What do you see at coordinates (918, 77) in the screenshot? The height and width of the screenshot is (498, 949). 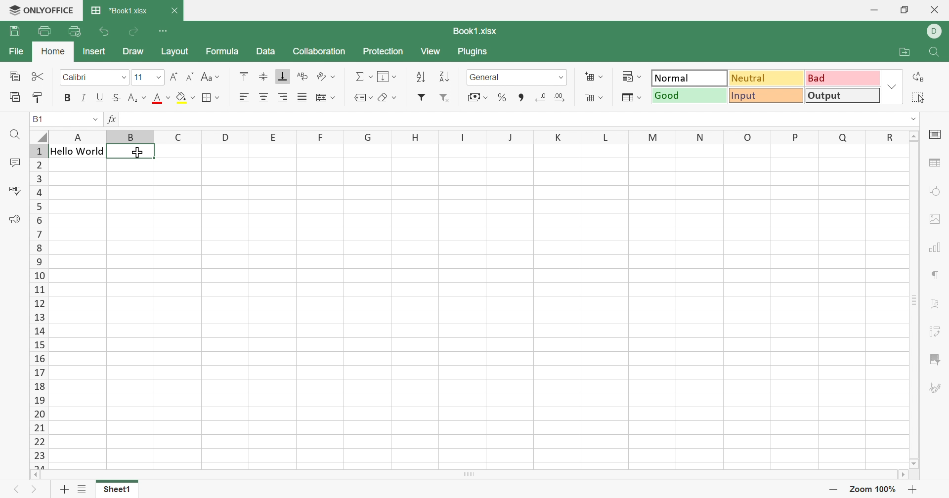 I see `Replace` at bounding box center [918, 77].